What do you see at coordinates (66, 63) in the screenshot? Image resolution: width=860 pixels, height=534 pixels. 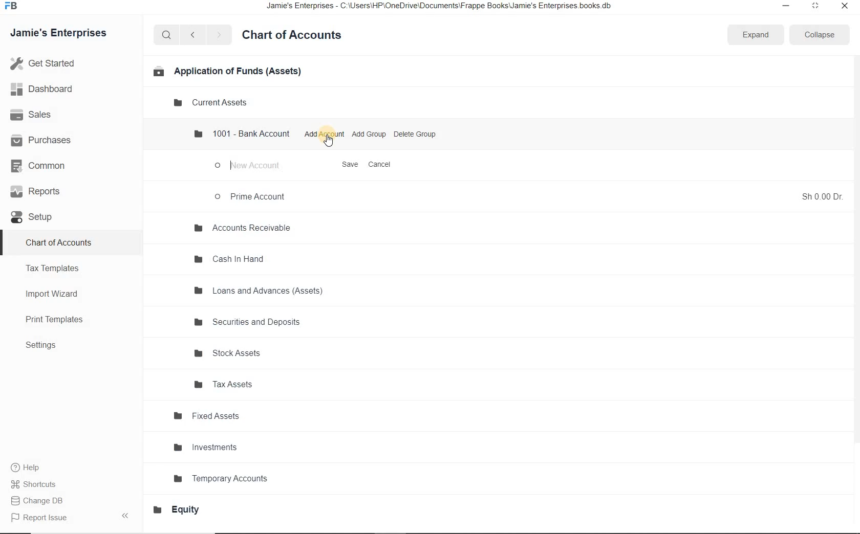 I see `Get Started` at bounding box center [66, 63].